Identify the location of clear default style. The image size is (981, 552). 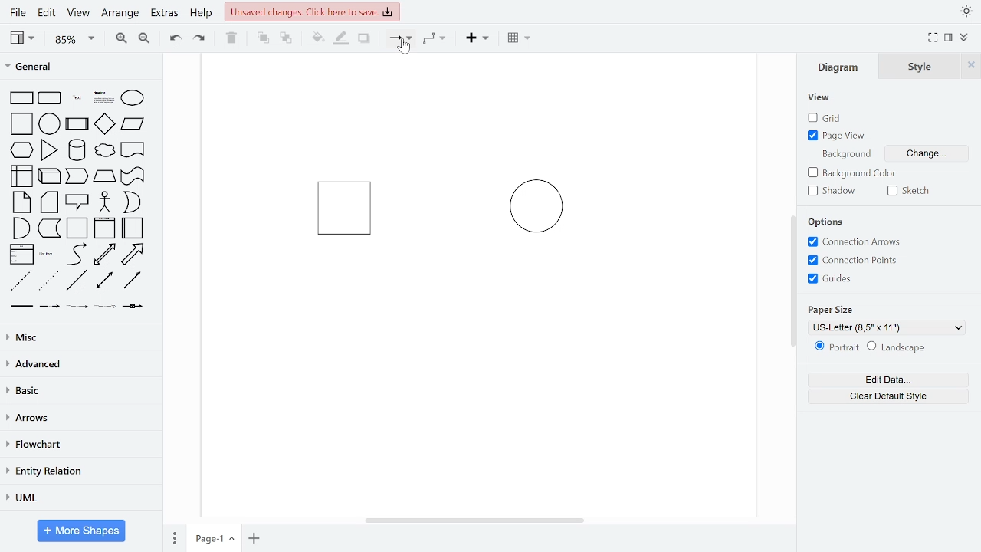
(896, 348).